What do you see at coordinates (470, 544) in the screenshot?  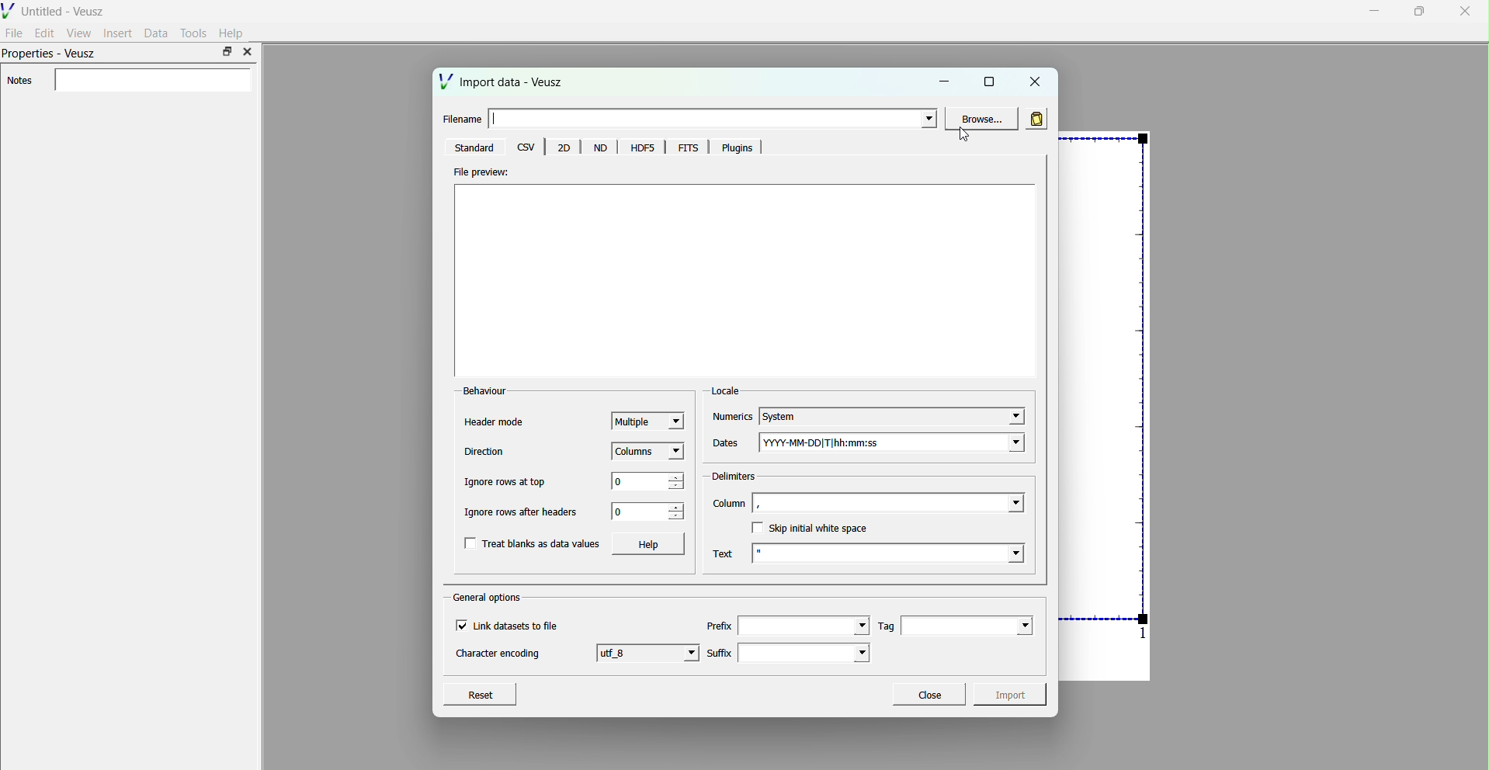 I see `checkbox` at bounding box center [470, 544].